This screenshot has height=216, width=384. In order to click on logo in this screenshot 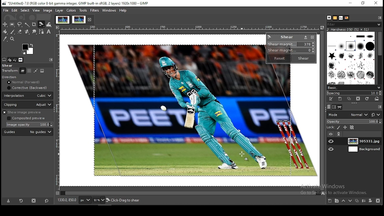, I will do `click(269, 37)`.